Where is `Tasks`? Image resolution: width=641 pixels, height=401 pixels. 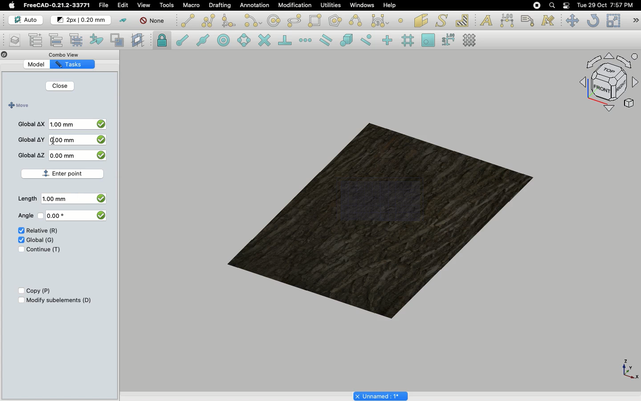
Tasks is located at coordinates (77, 64).